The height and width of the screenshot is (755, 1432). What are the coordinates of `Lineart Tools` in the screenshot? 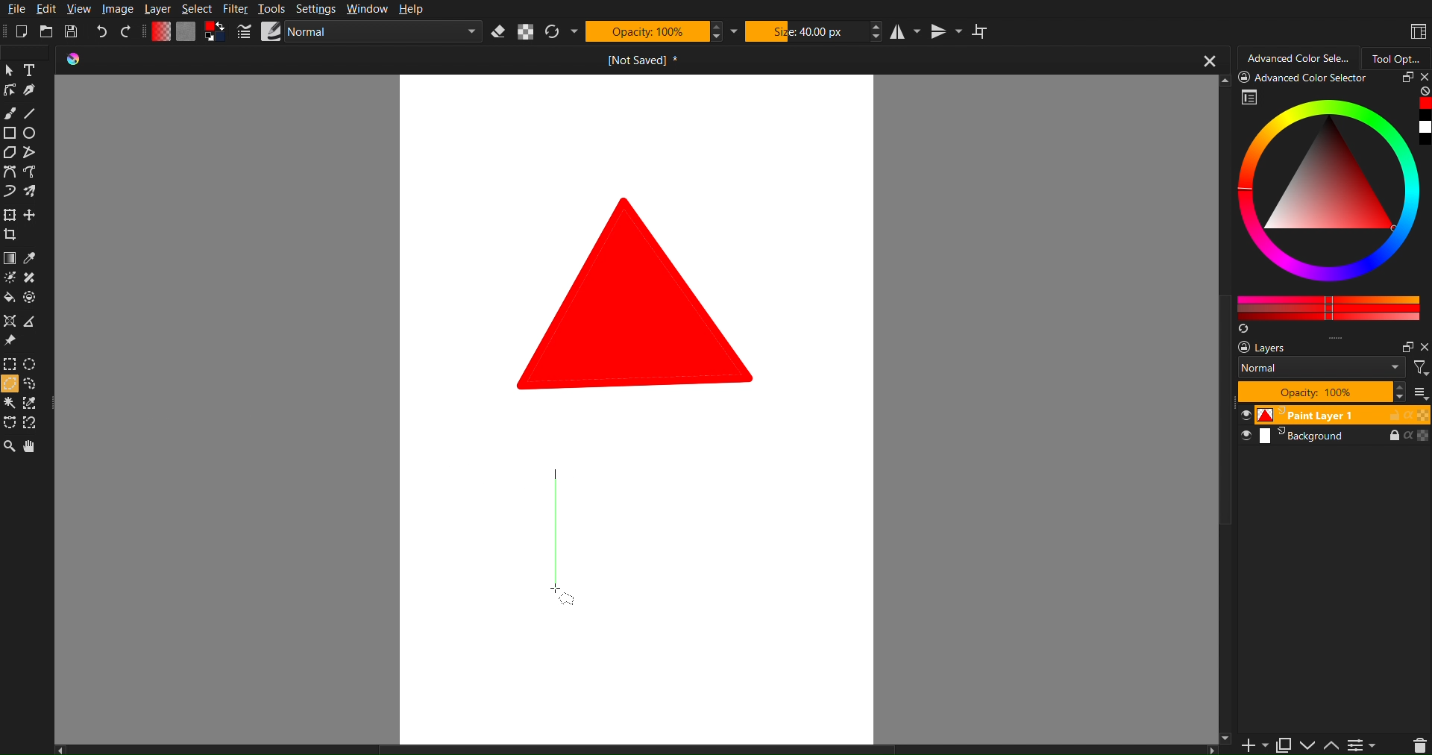 It's located at (9, 92).